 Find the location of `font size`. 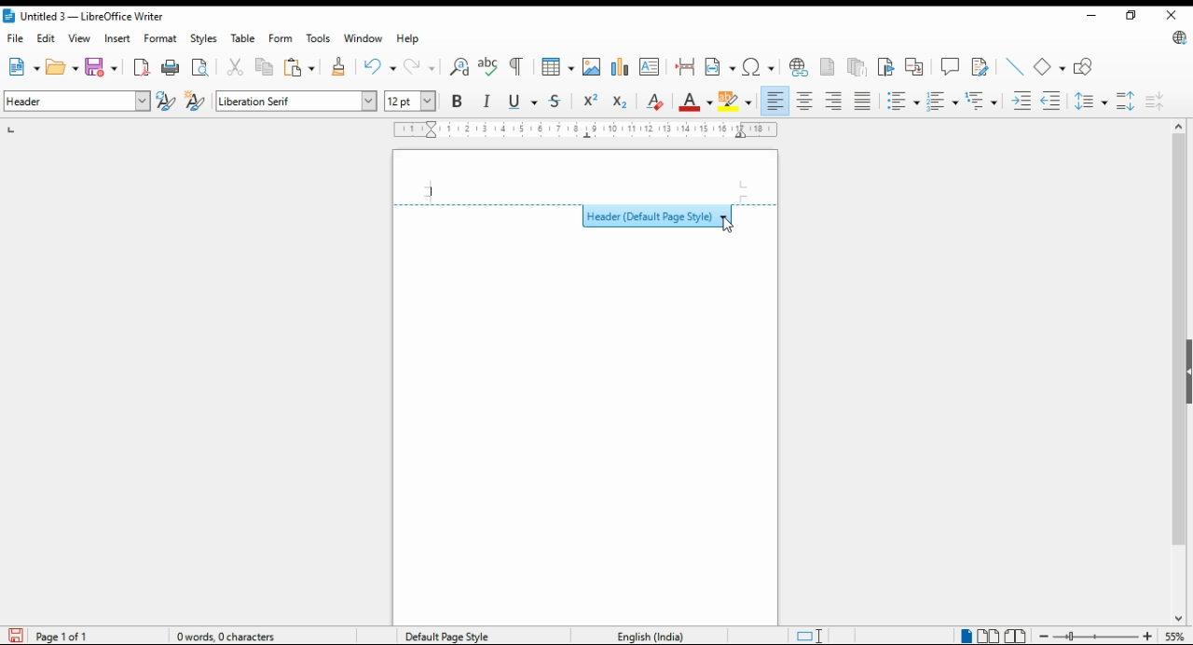

font size is located at coordinates (412, 101).